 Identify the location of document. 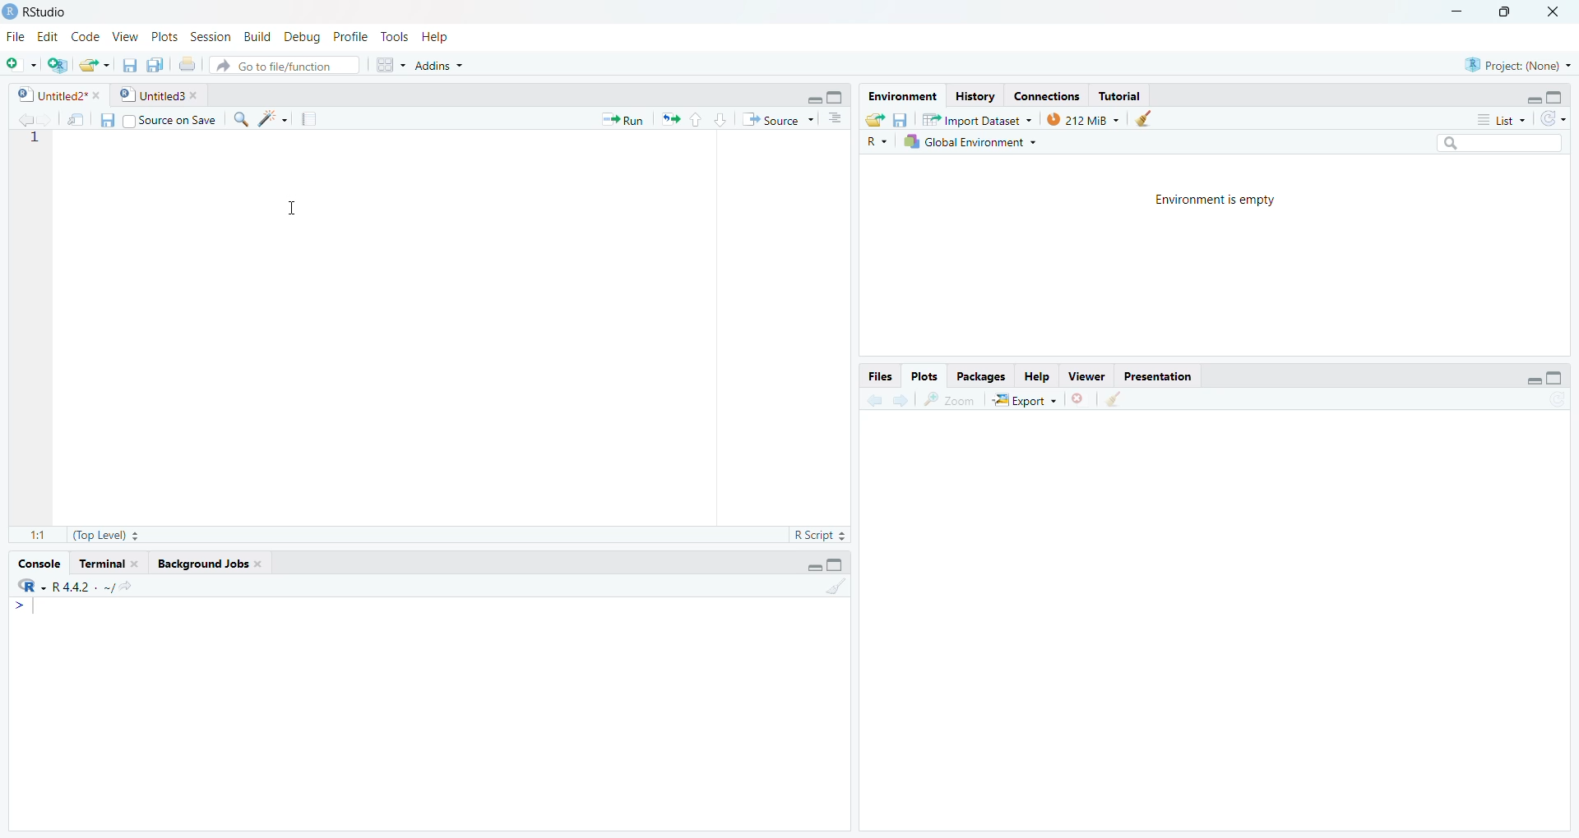
(312, 119).